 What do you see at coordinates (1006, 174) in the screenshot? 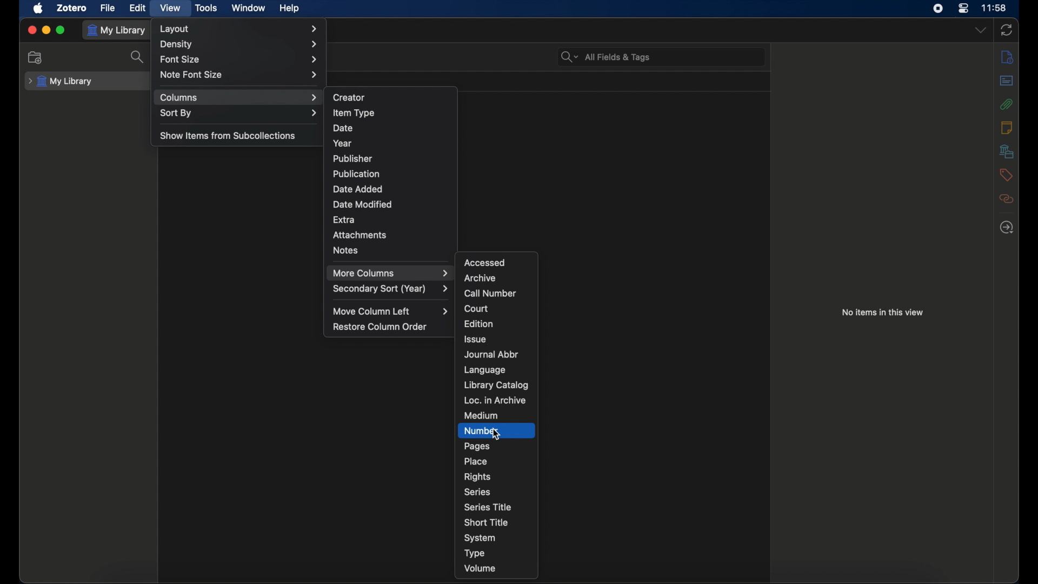
I see `tags` at bounding box center [1006, 174].